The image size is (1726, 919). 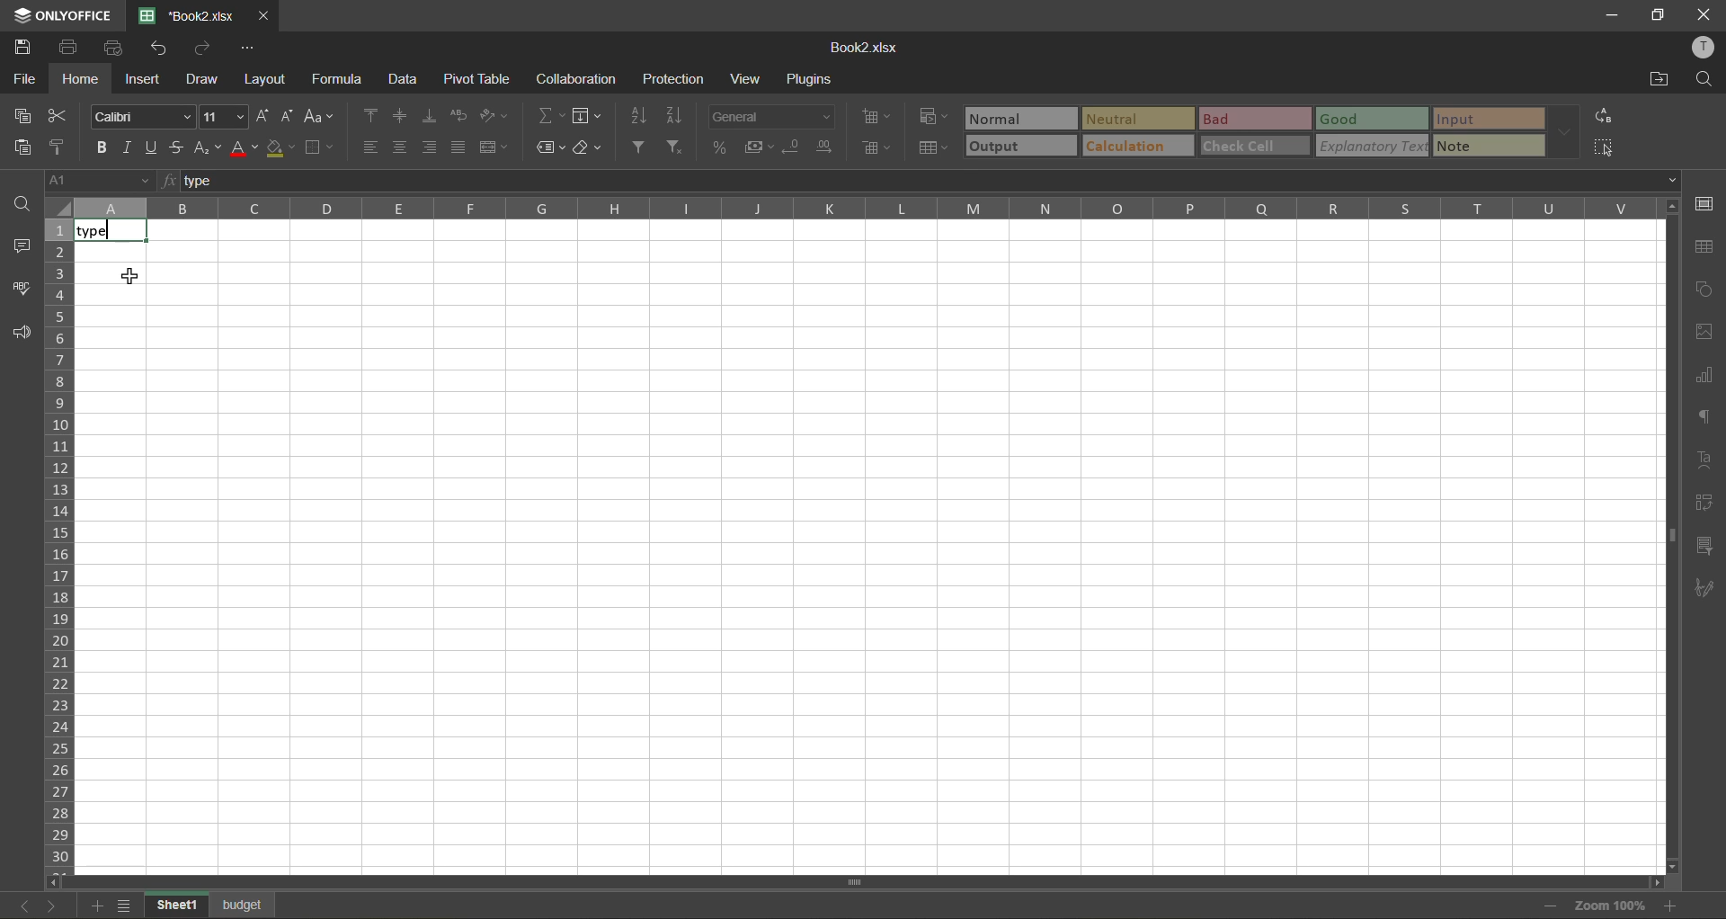 What do you see at coordinates (182, 148) in the screenshot?
I see `strikethrough` at bounding box center [182, 148].